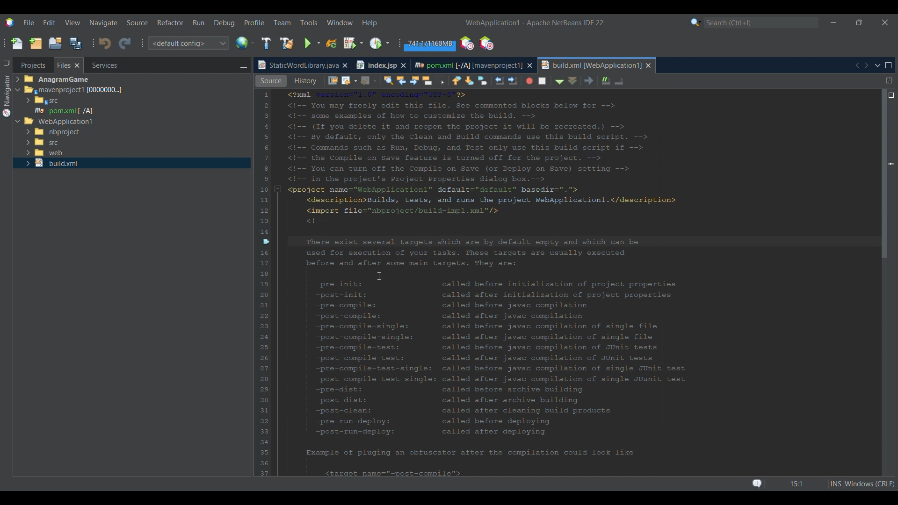 This screenshot has width=898, height=505. I want to click on Redo, so click(125, 44).